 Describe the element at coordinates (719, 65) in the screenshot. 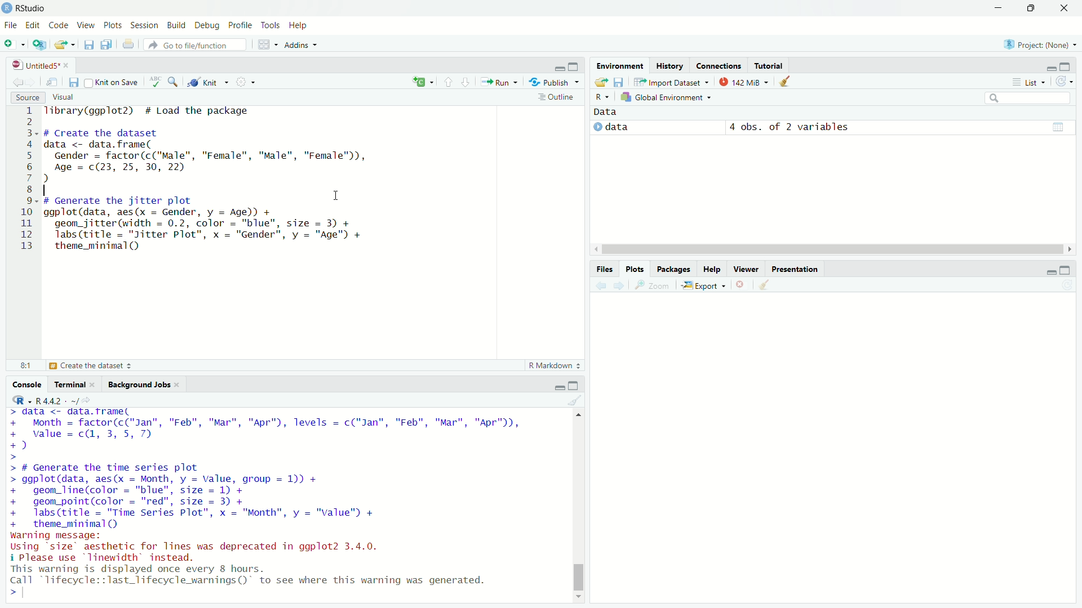

I see `connections` at that location.